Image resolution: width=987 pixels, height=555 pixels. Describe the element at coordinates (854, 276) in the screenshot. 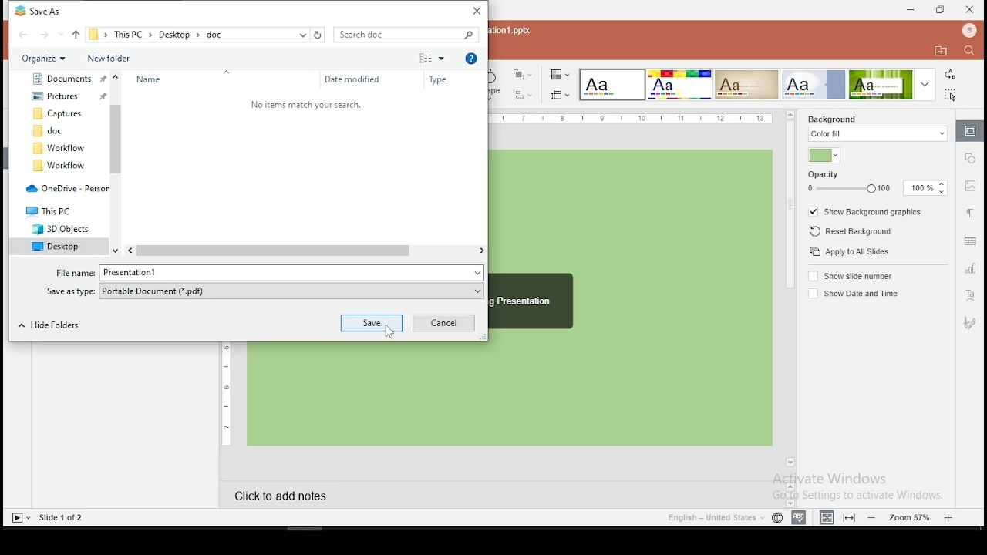

I see `show slide number` at that location.